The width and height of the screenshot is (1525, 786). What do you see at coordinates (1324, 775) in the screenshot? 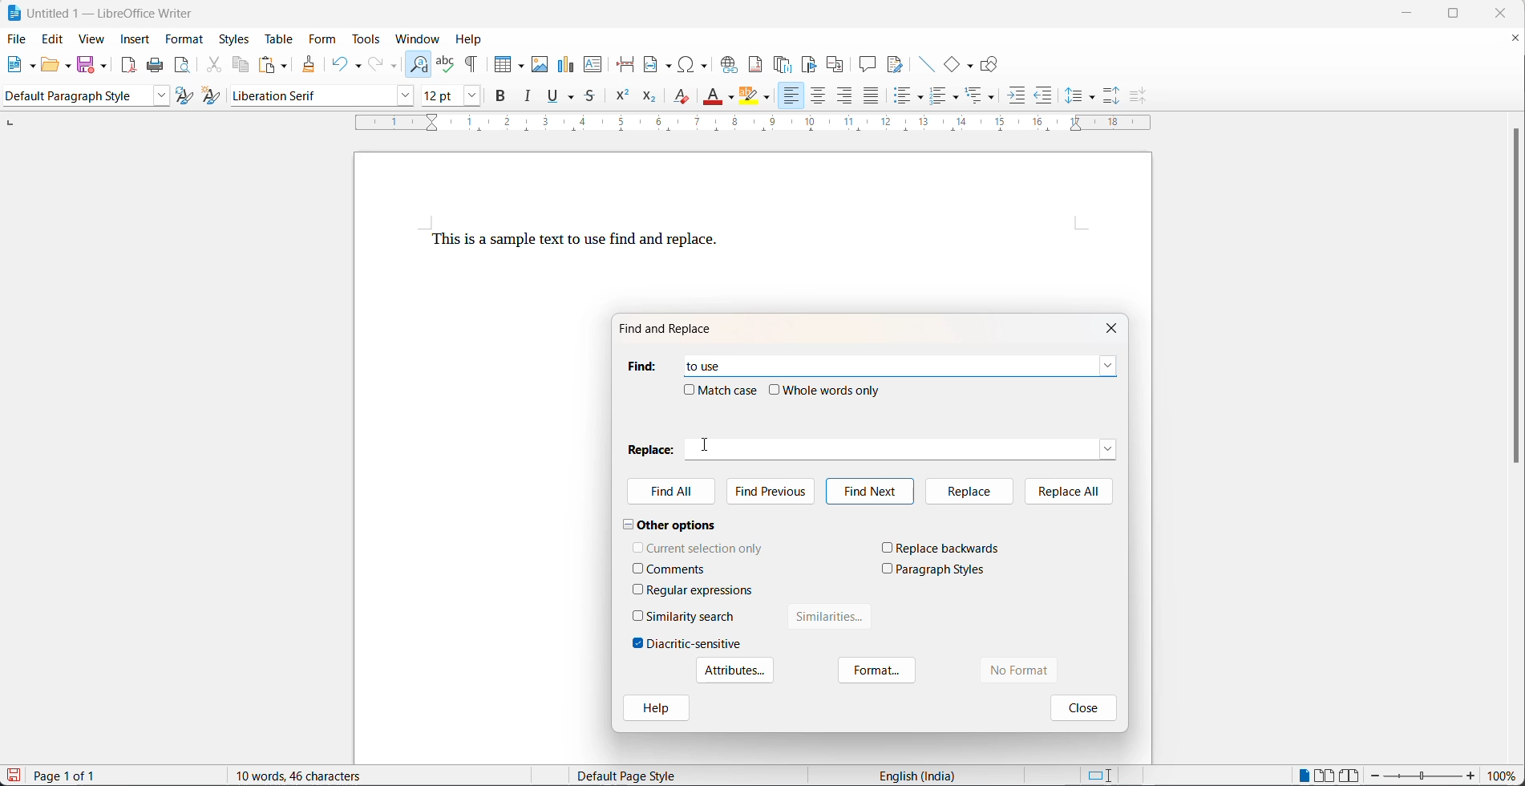
I see `multipage view` at bounding box center [1324, 775].